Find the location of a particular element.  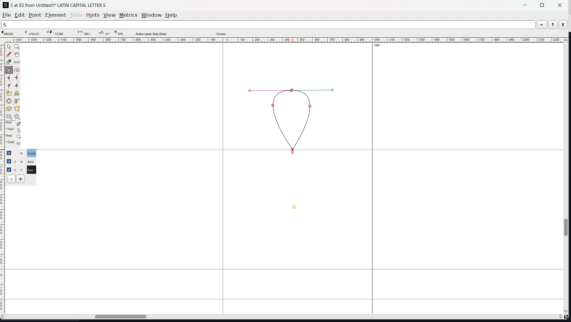

search  the wordlist is located at coordinates (268, 24).